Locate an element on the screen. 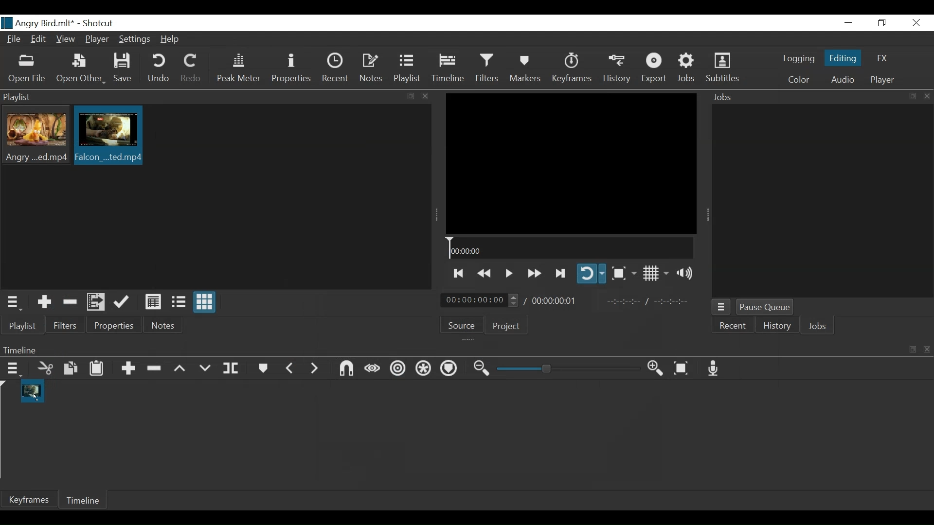 Image resolution: width=934 pixels, height=525 pixels. Remove Cut is located at coordinates (71, 302).